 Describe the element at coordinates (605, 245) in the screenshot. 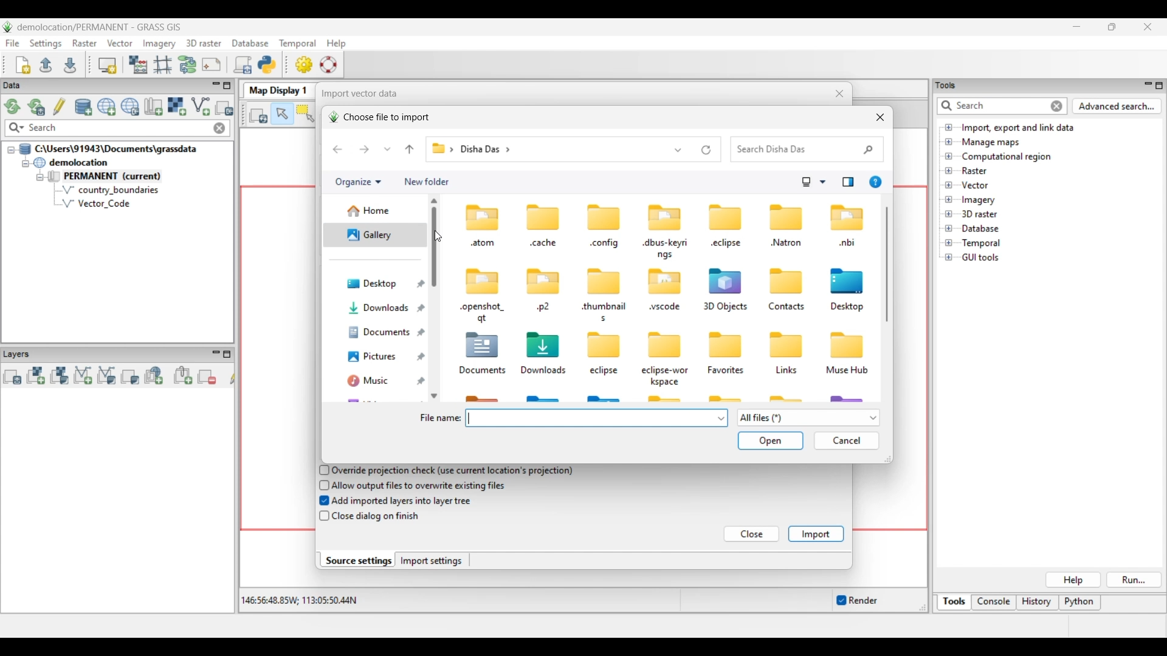

I see `«config` at that location.